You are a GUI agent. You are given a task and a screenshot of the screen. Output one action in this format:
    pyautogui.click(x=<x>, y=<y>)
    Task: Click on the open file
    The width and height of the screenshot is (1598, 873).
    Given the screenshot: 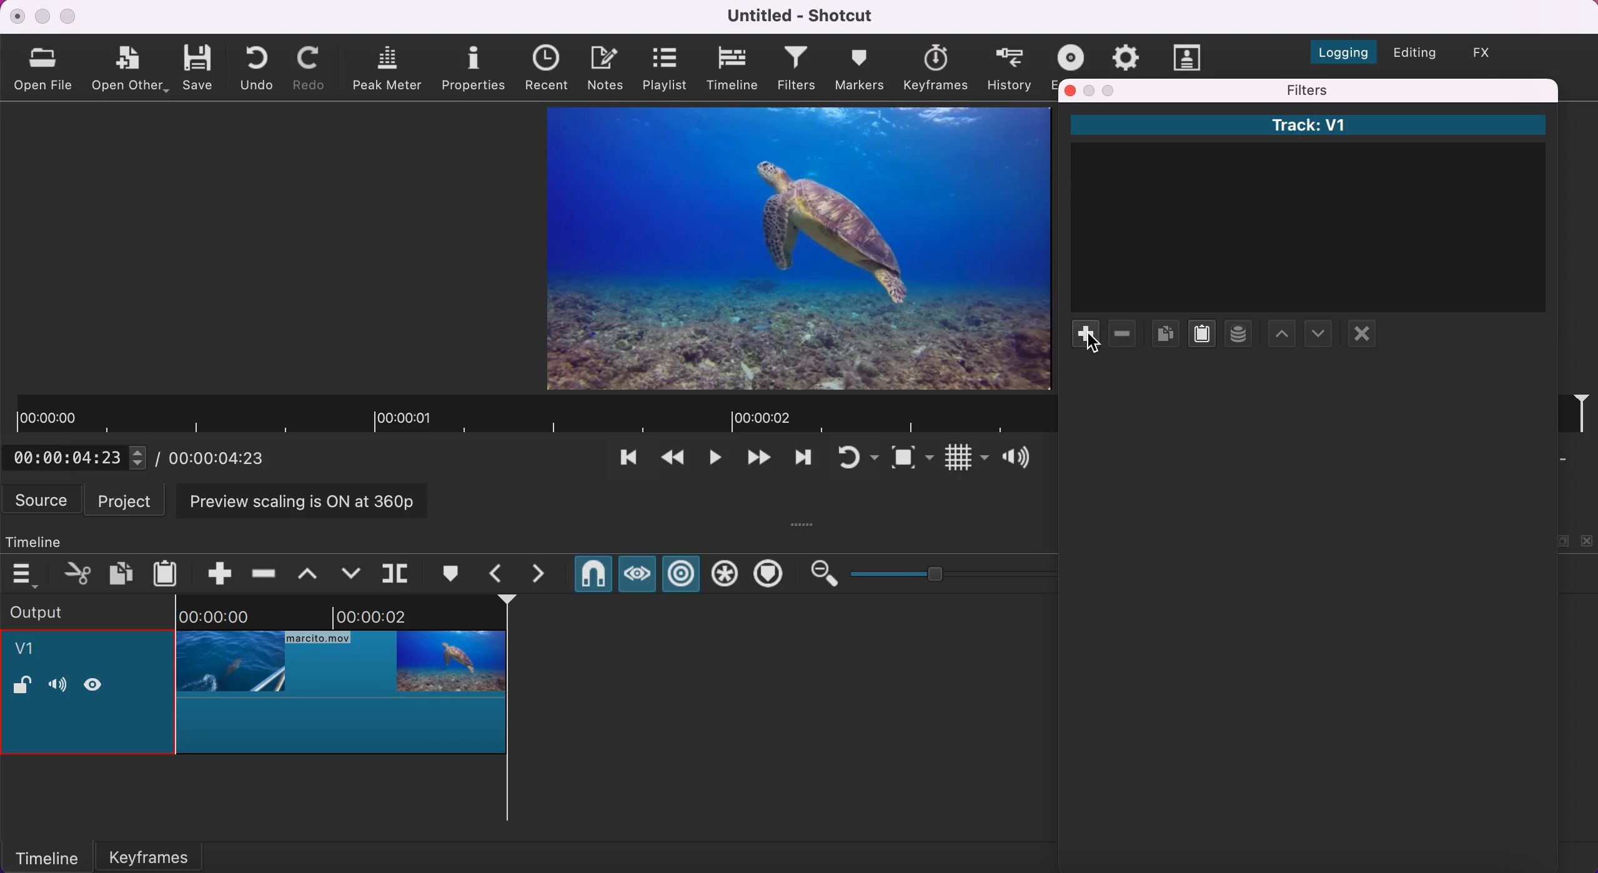 What is the action you would take?
    pyautogui.click(x=46, y=67)
    